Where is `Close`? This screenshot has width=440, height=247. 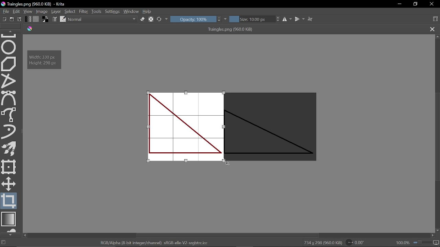 Close is located at coordinates (432, 4).